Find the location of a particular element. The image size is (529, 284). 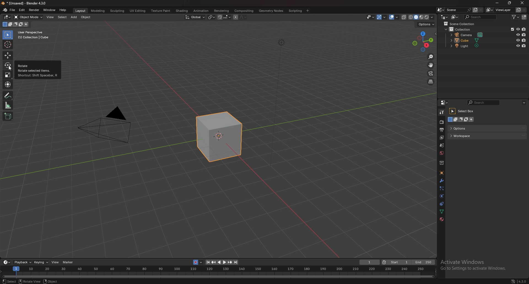

remove view layer is located at coordinates (524, 10).